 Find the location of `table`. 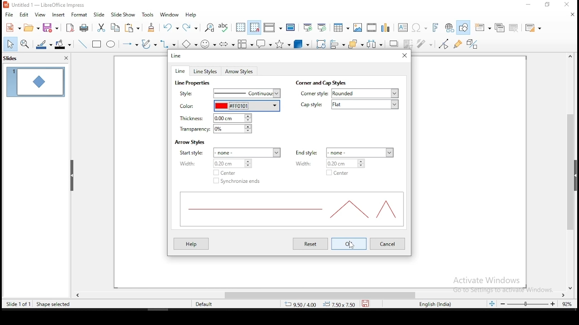

table is located at coordinates (342, 27).